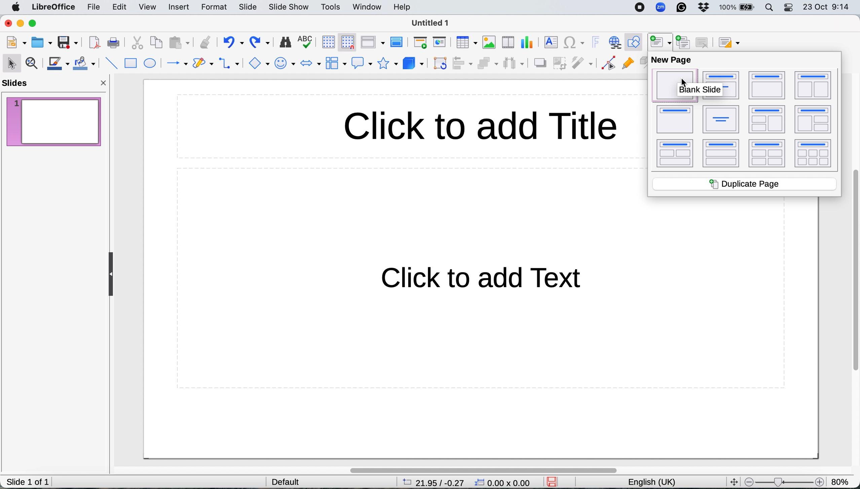 The image size is (860, 489). I want to click on redo, so click(261, 42).